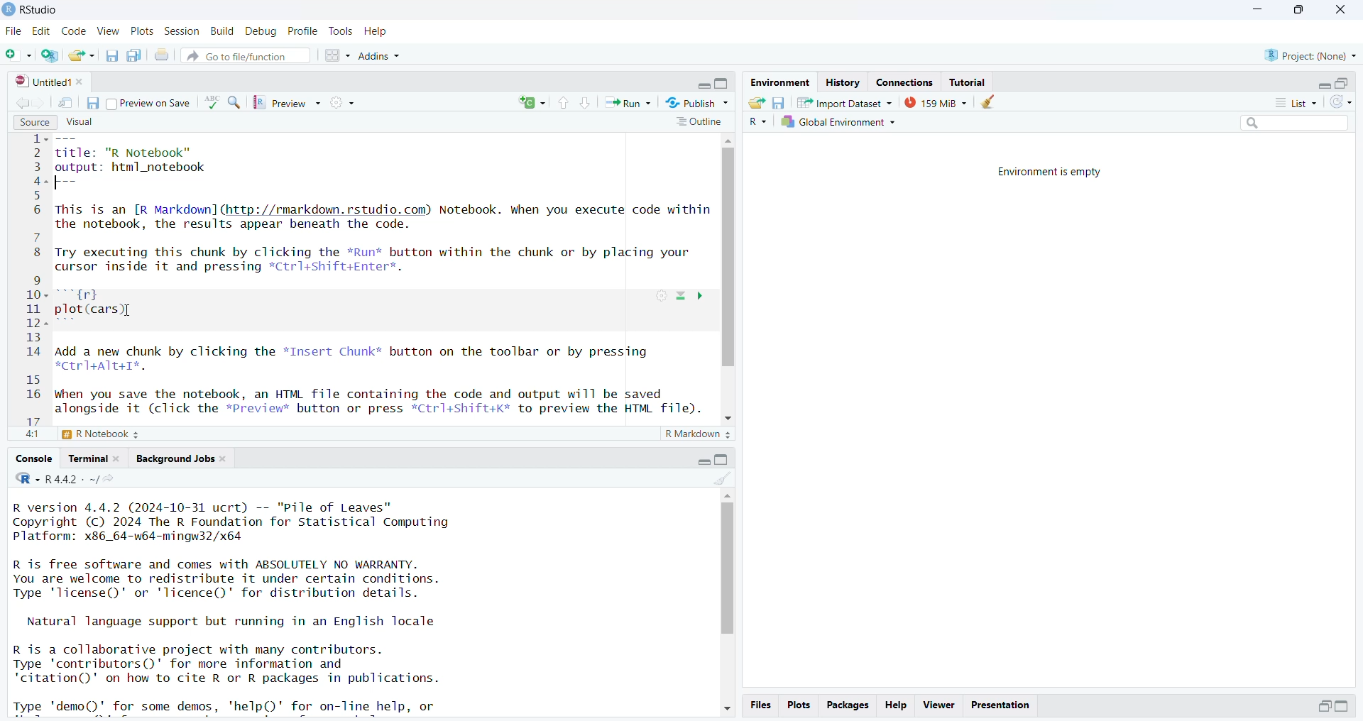 This screenshot has width=1363, height=721. Describe the element at coordinates (19, 55) in the screenshot. I see `new file` at that location.